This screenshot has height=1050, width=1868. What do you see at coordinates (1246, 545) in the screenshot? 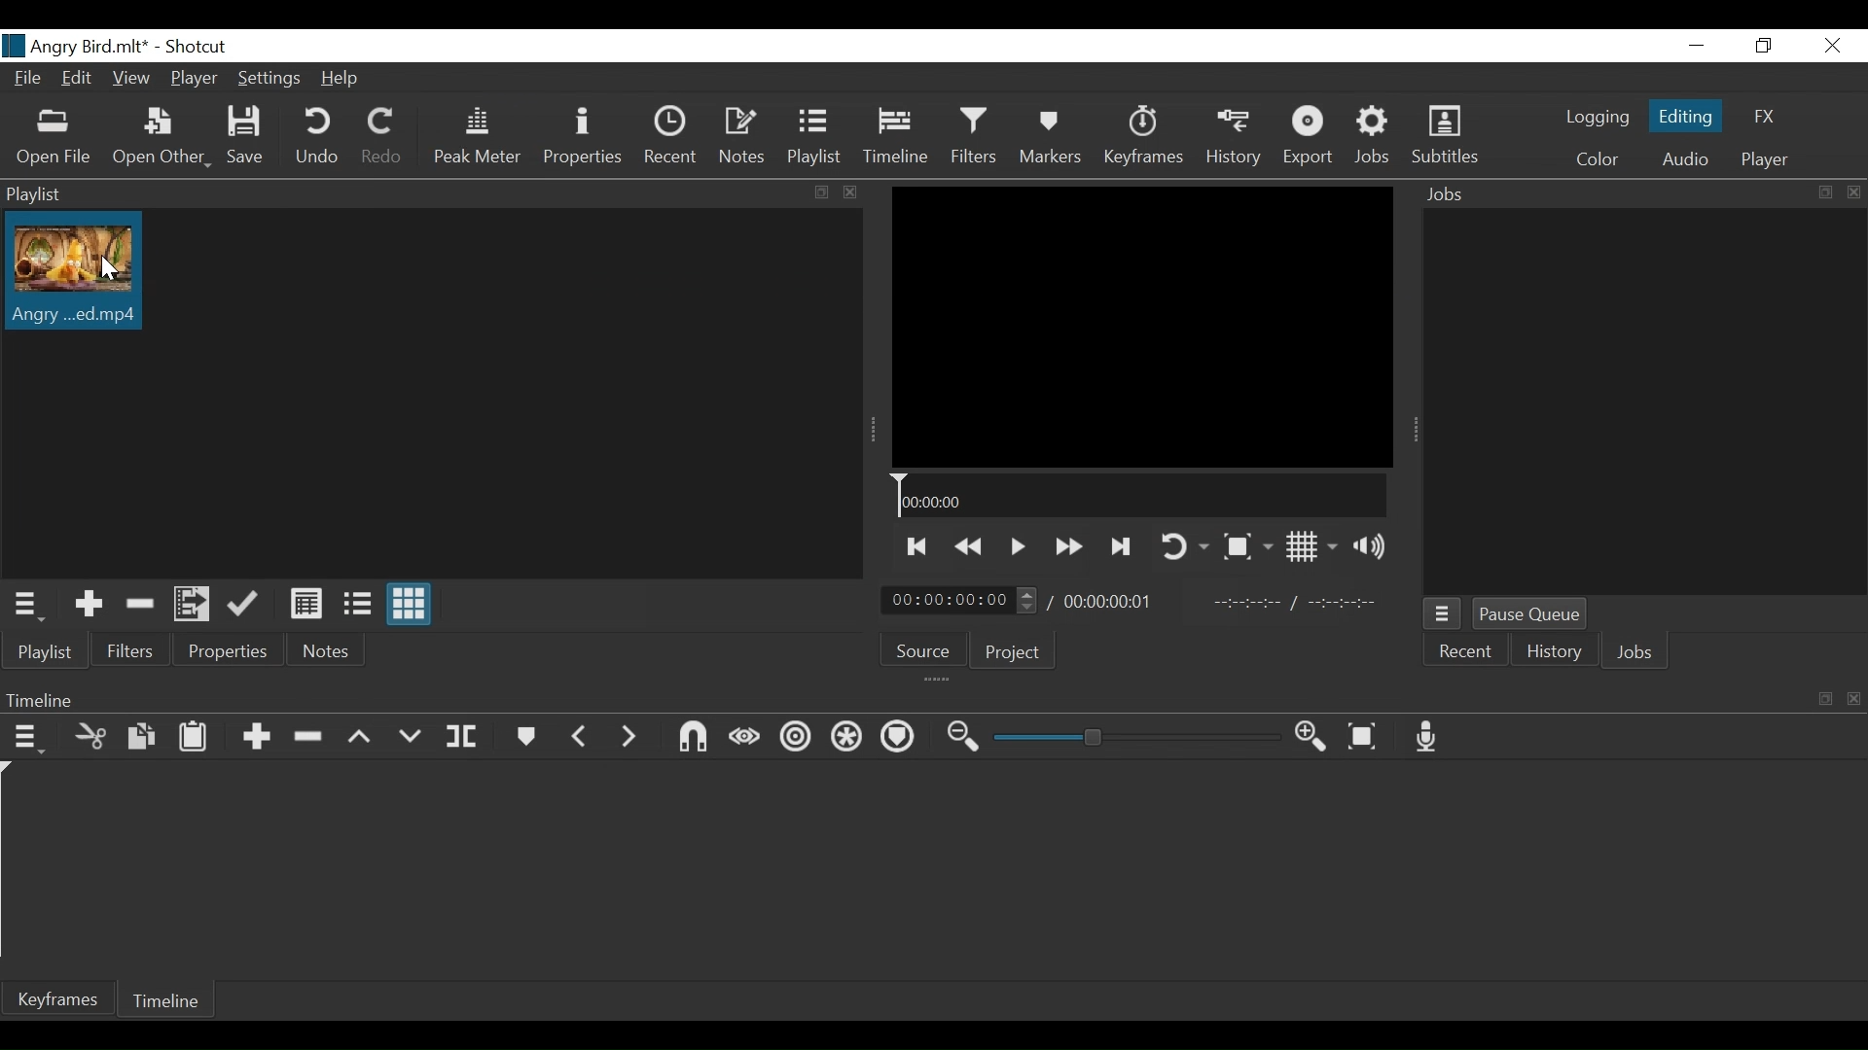
I see `Toggle Zoom` at bounding box center [1246, 545].